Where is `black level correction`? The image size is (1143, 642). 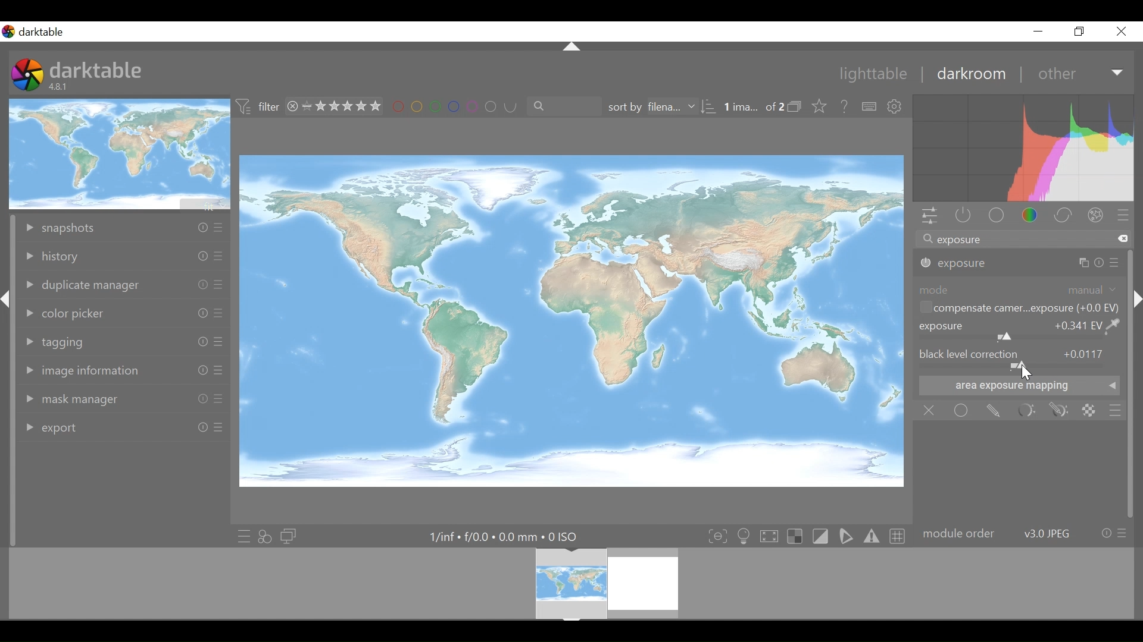 black level correction is located at coordinates (1019, 354).